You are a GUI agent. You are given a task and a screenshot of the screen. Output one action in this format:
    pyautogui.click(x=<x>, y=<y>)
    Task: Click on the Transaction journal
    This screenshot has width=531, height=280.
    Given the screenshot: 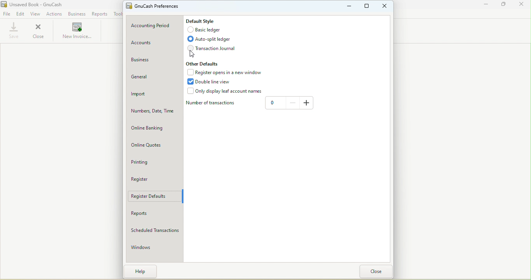 What is the action you would take?
    pyautogui.click(x=212, y=49)
    